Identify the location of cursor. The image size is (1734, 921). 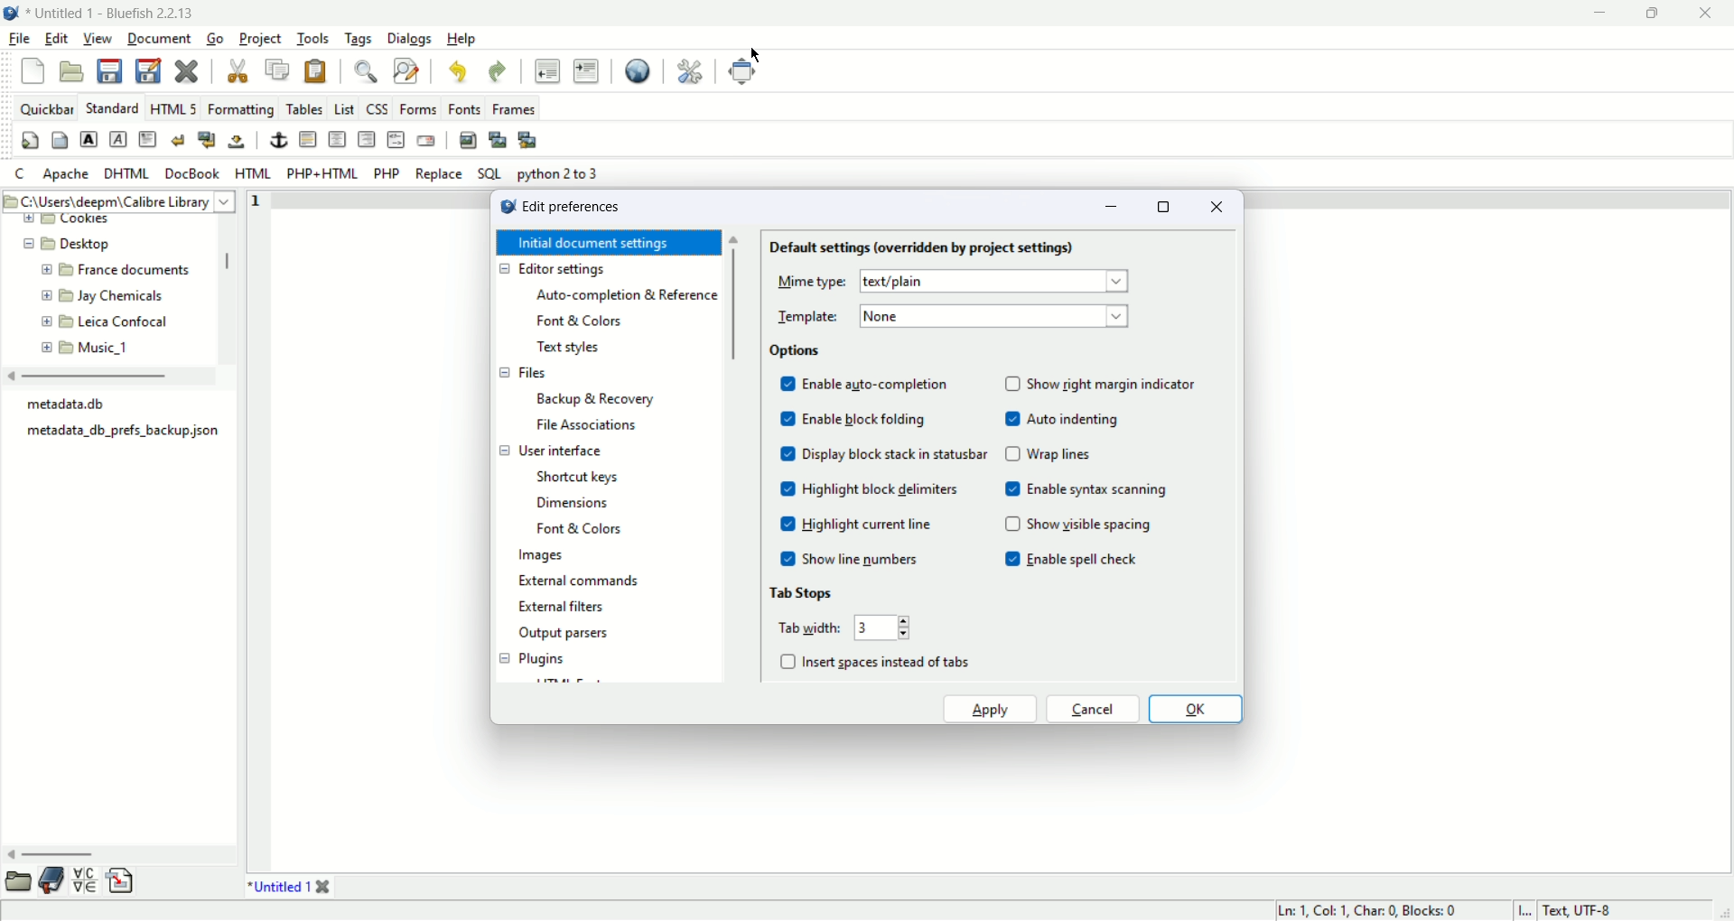
(756, 53).